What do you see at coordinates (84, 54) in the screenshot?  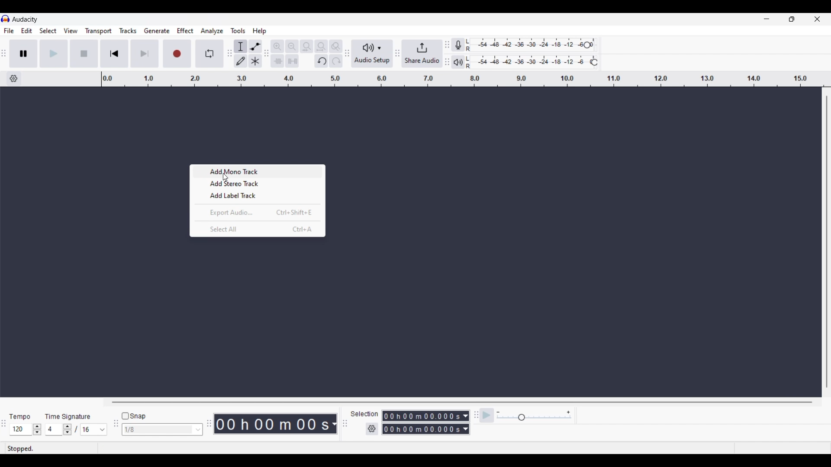 I see `Stop` at bounding box center [84, 54].